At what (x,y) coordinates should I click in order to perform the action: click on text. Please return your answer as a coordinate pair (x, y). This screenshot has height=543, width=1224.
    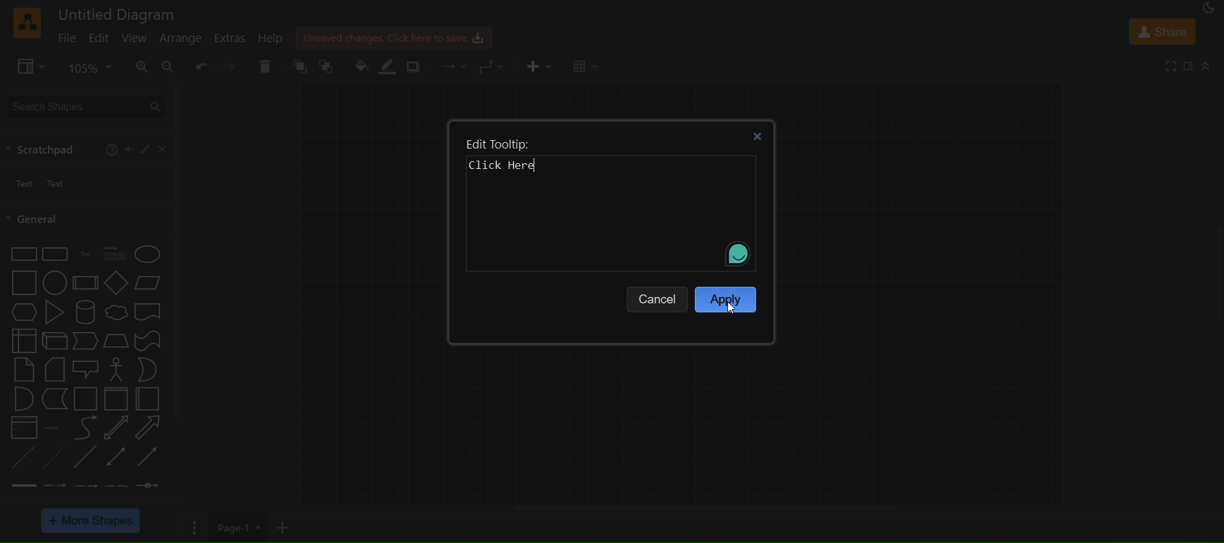
    Looking at the image, I should click on (37, 182).